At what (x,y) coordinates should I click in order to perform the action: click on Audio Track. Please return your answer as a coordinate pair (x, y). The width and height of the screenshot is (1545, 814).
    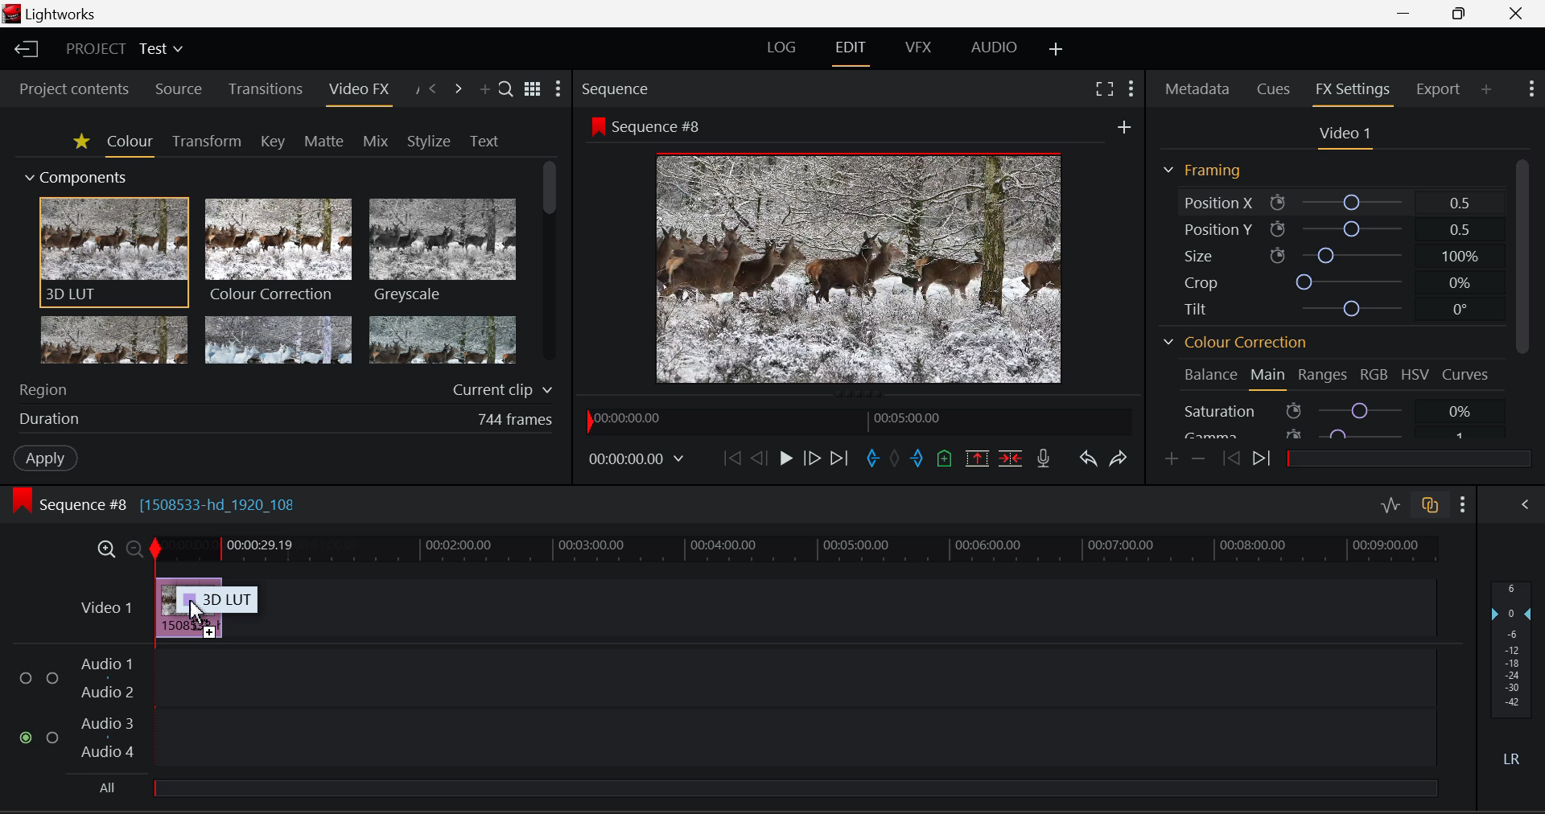
    Looking at the image, I should click on (796, 735).